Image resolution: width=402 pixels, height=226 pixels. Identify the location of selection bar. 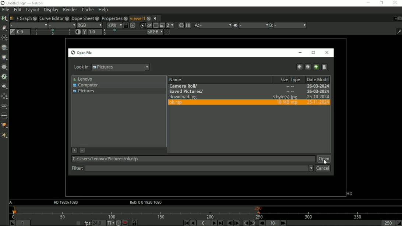
(52, 32).